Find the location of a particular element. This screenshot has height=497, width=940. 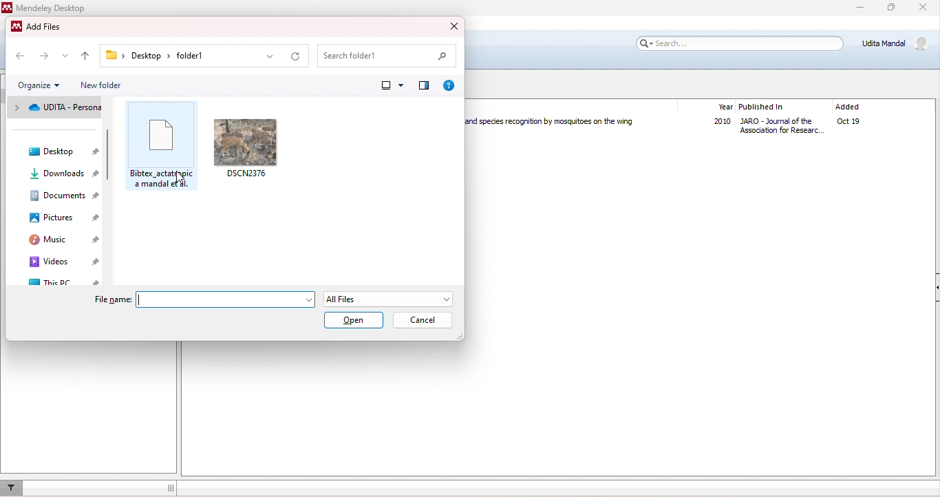

videos is located at coordinates (63, 264).